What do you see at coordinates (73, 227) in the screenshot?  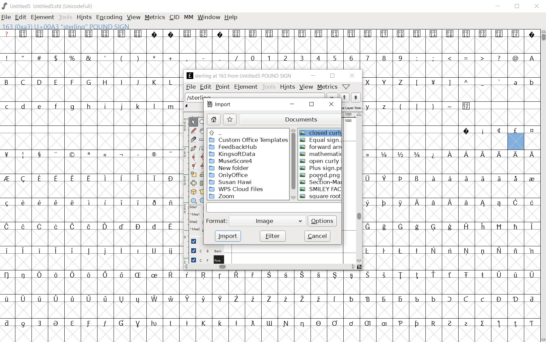 I see `Symbol` at bounding box center [73, 227].